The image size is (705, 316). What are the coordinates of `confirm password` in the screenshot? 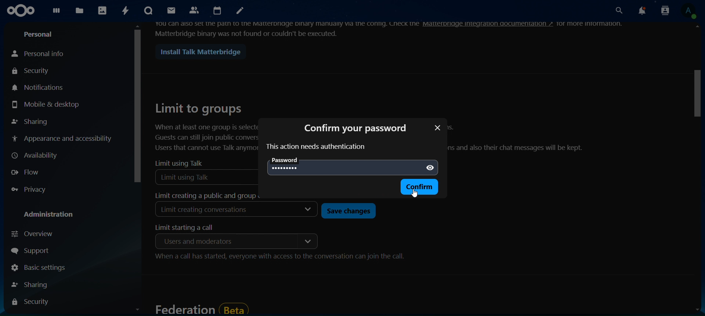 It's located at (353, 127).